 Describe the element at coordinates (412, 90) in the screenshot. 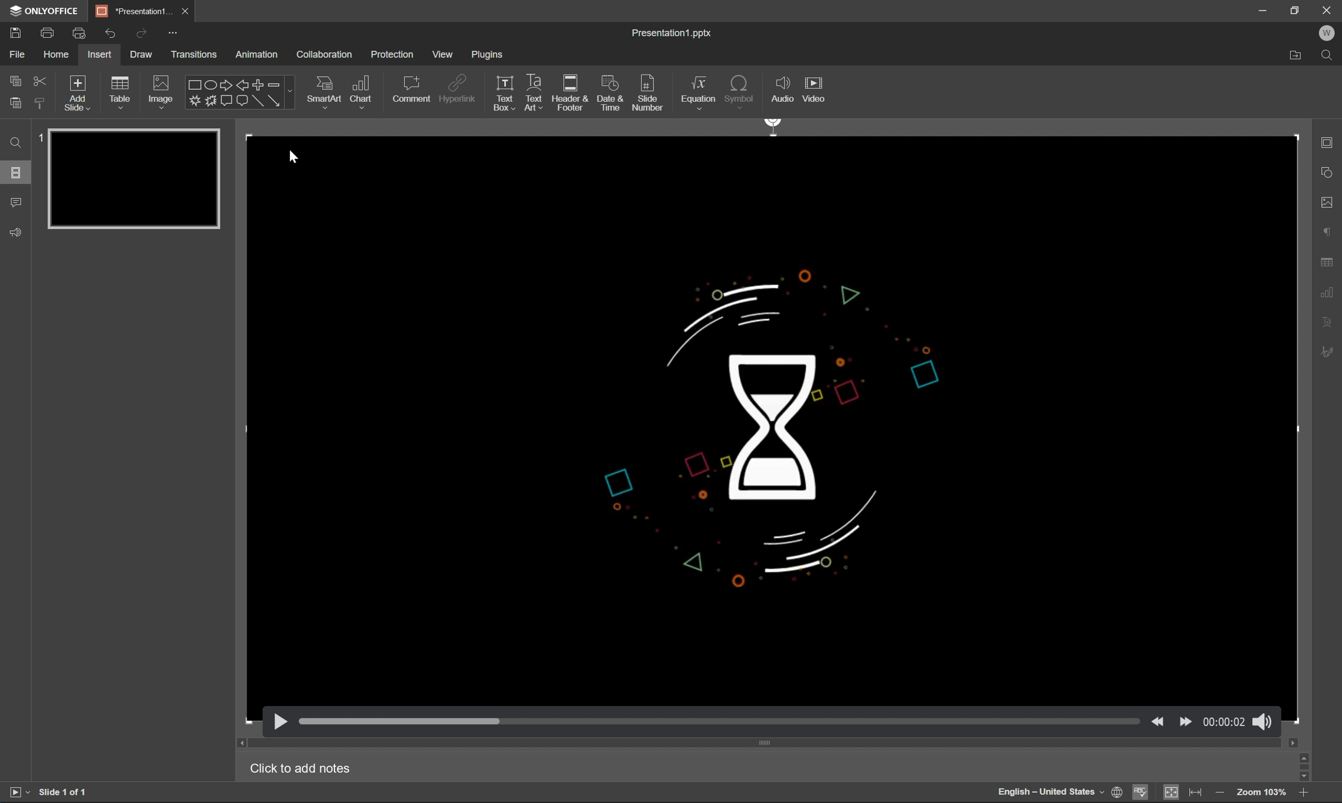

I see `comment` at that location.